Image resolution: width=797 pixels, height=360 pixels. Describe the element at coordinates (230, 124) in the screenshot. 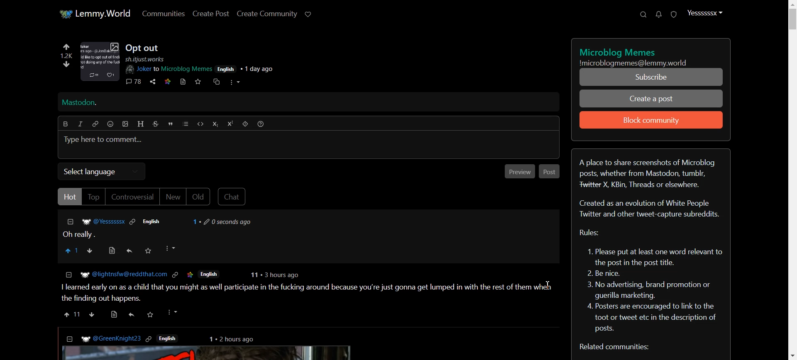

I see `Superscript` at that location.